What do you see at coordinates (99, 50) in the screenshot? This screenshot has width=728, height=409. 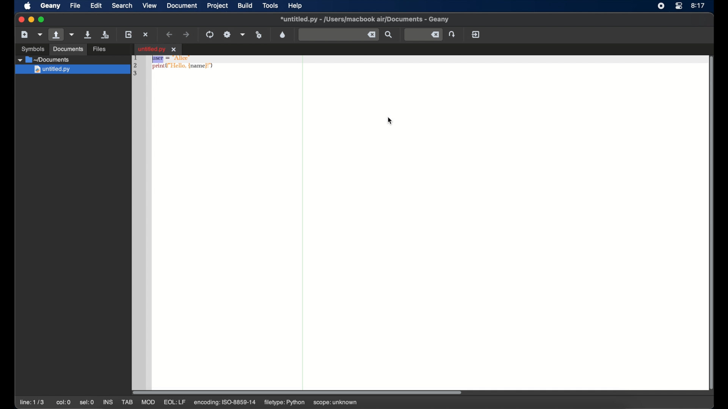 I see `files` at bounding box center [99, 50].